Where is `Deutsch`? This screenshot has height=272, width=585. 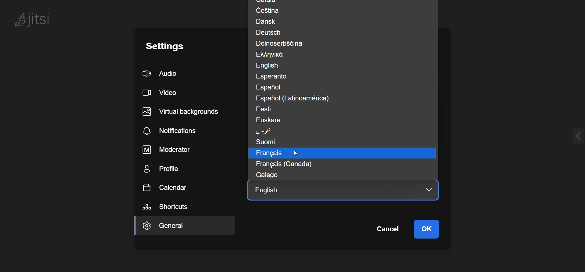
Deutsch is located at coordinates (270, 33).